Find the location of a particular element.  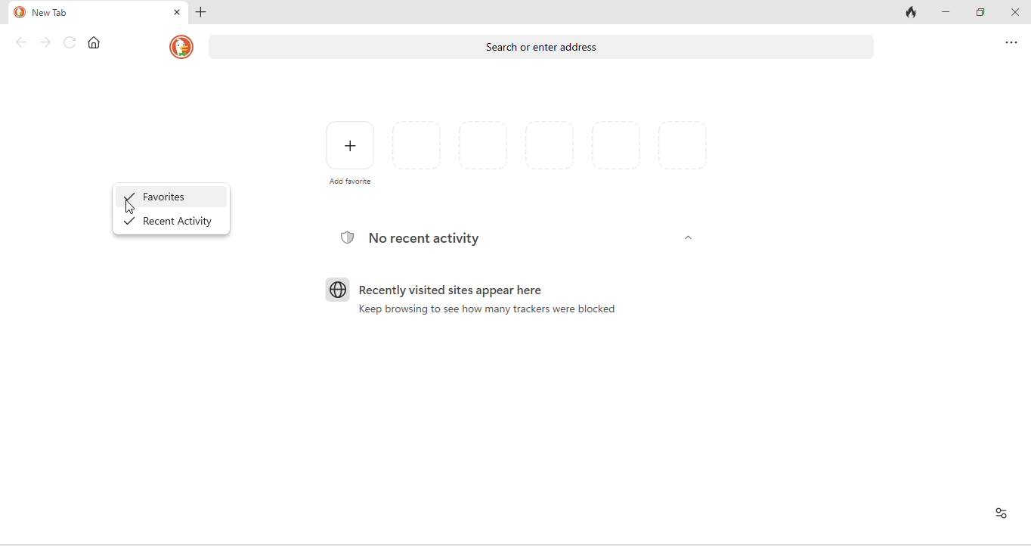

duck duck go logo is located at coordinates (19, 13).